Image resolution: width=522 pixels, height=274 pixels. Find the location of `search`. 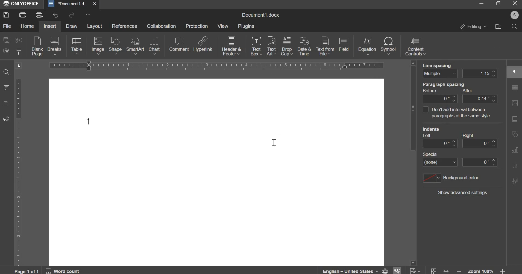

search is located at coordinates (515, 26).